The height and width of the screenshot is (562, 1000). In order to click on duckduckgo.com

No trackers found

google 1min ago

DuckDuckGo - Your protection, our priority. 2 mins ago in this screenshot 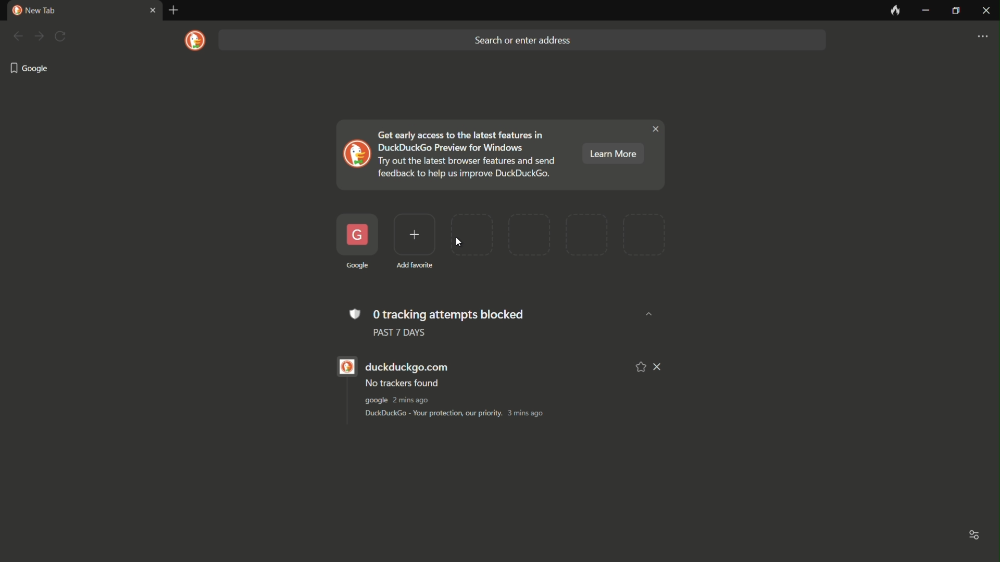, I will do `click(474, 388)`.